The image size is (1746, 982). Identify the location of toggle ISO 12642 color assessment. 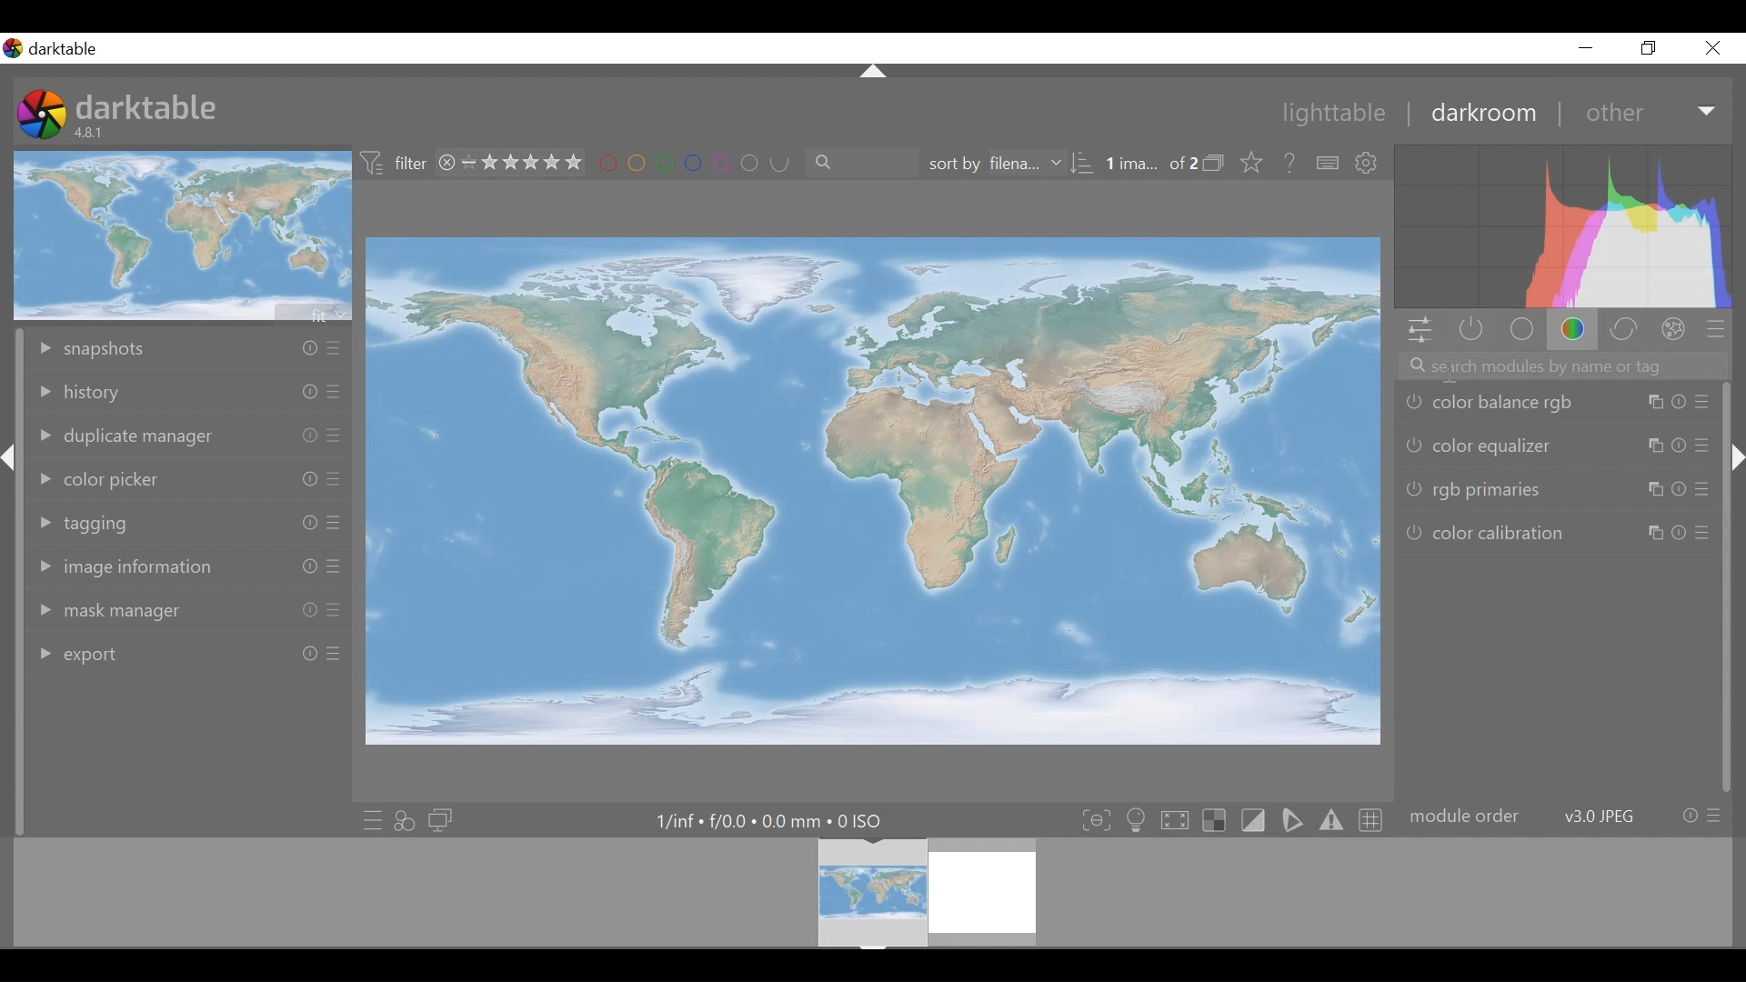
(1137, 820).